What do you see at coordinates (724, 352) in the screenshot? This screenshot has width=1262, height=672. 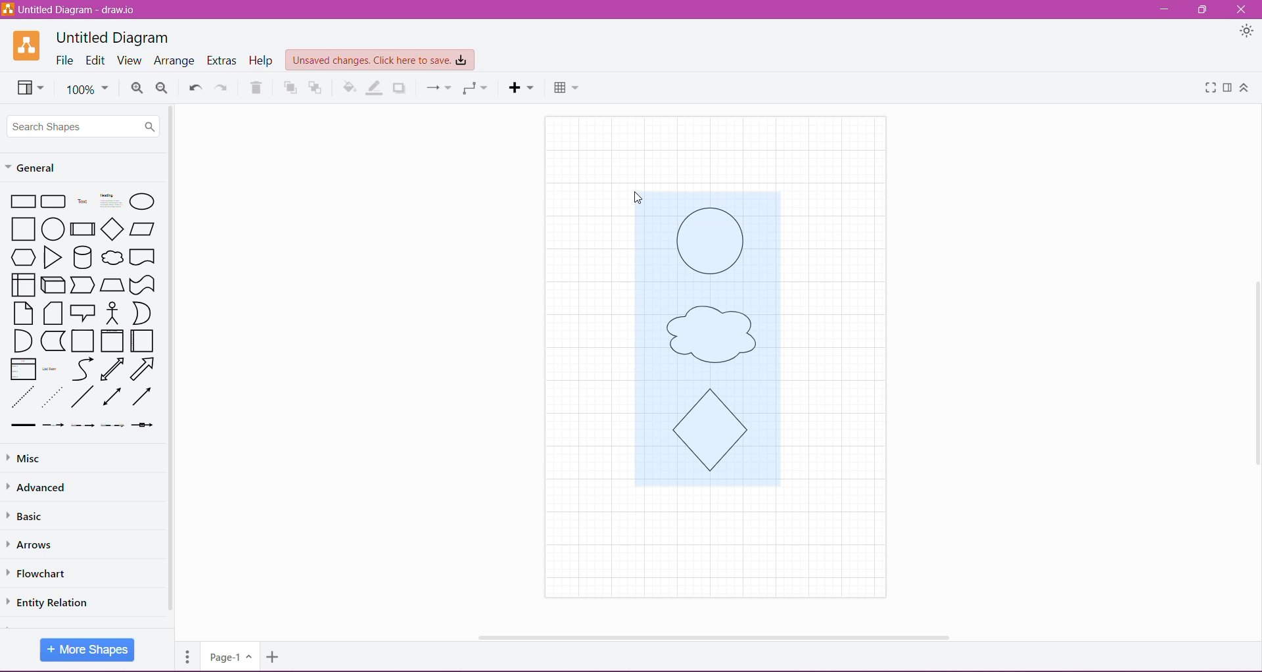 I see `Shapes selected` at bounding box center [724, 352].